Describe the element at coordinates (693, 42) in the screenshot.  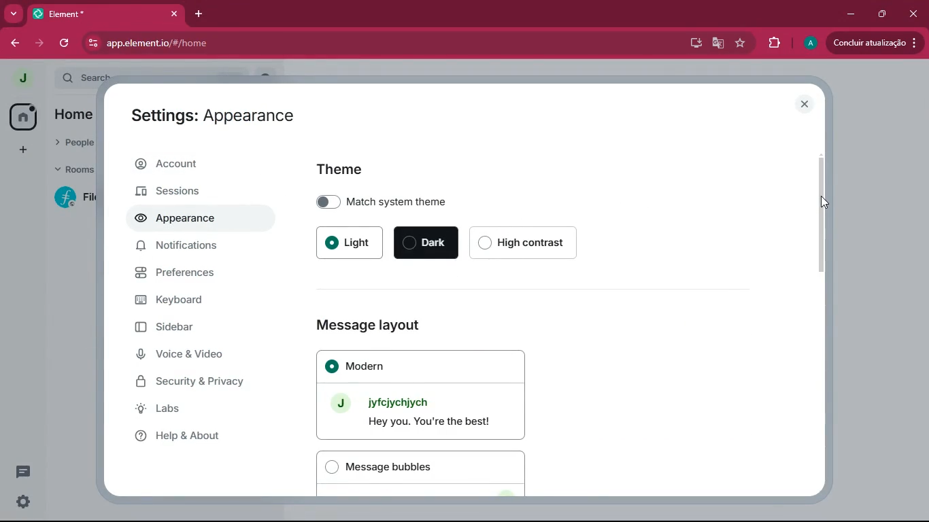
I see `desktop` at that location.